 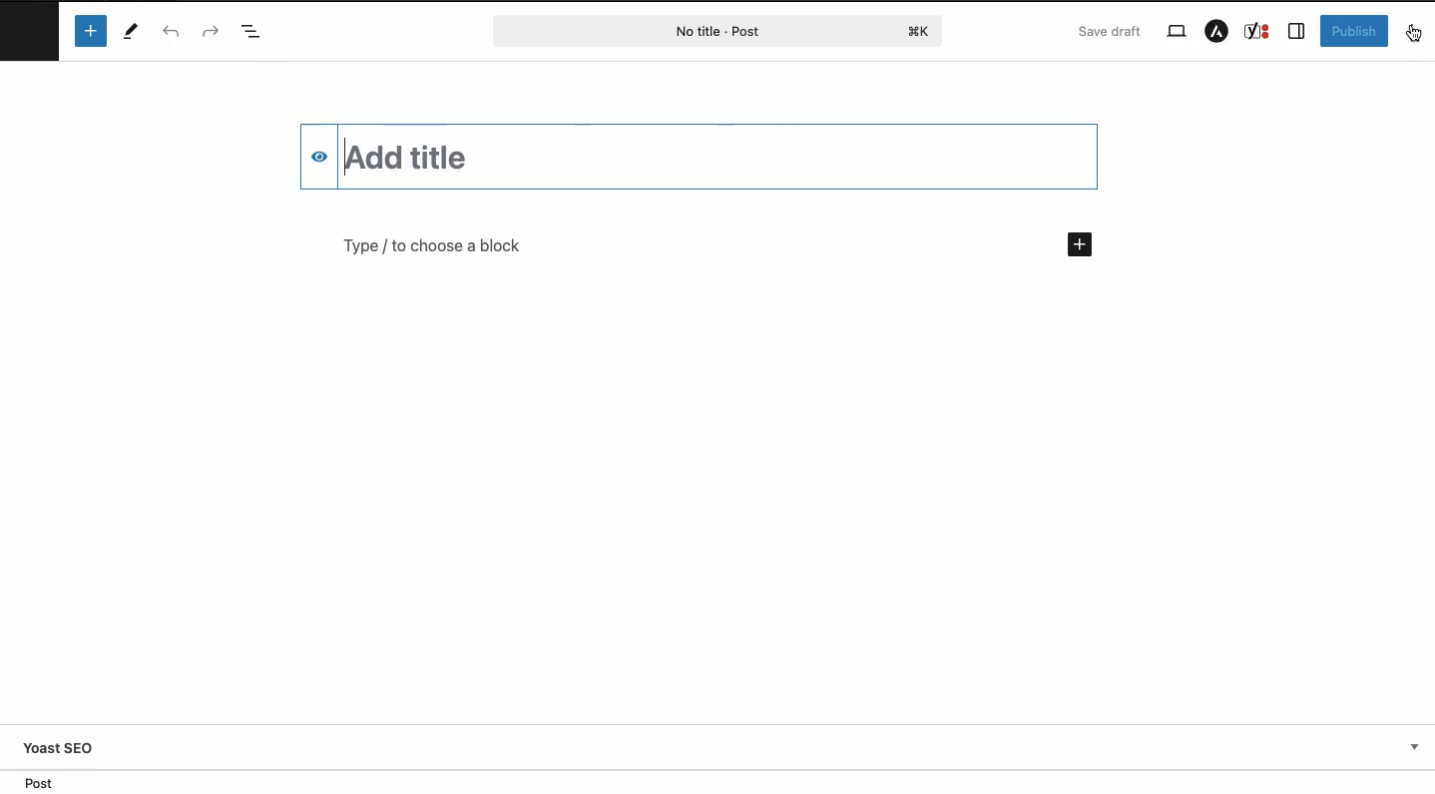 I want to click on Doc overview, so click(x=255, y=33).